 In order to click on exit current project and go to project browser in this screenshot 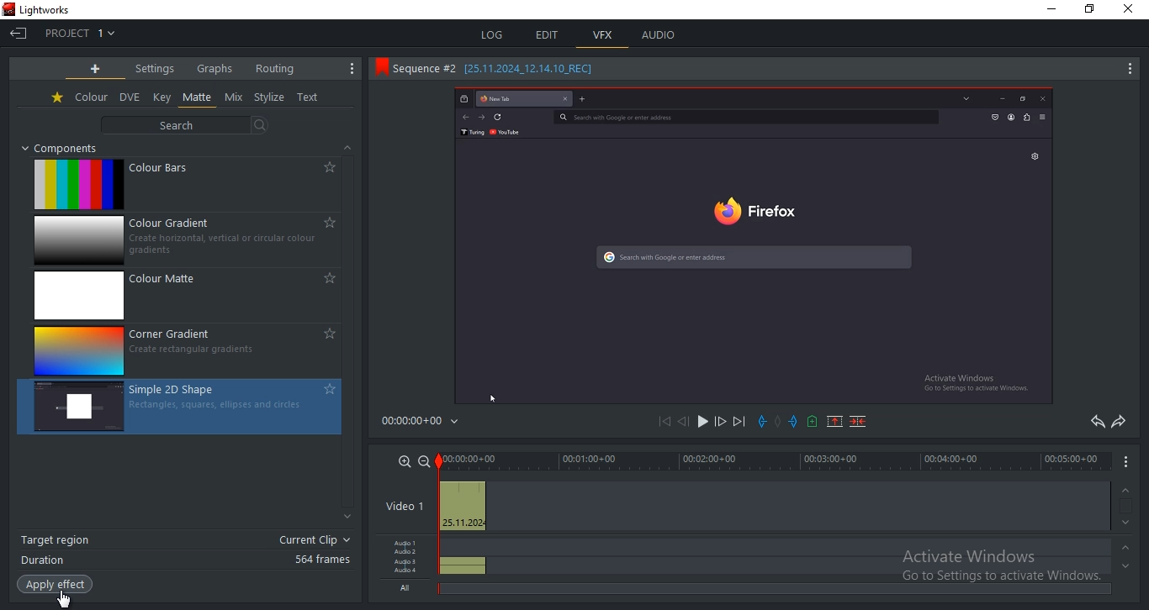, I will do `click(19, 34)`.